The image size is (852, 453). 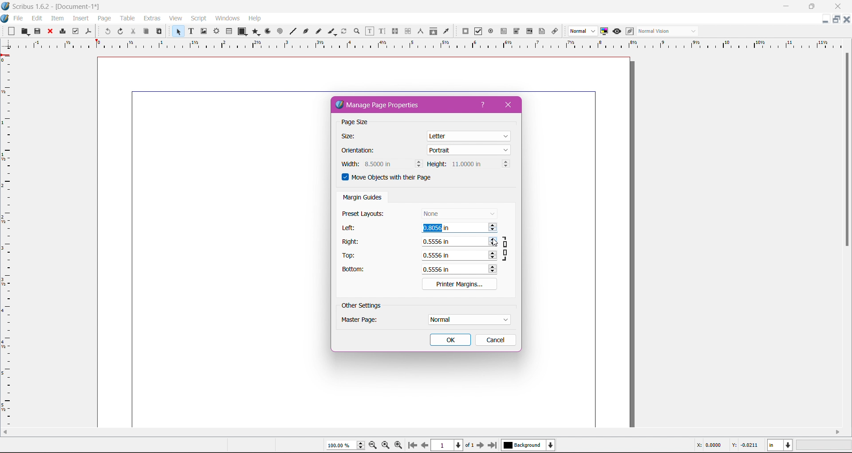 What do you see at coordinates (89, 31) in the screenshot?
I see `Save as PDF` at bounding box center [89, 31].